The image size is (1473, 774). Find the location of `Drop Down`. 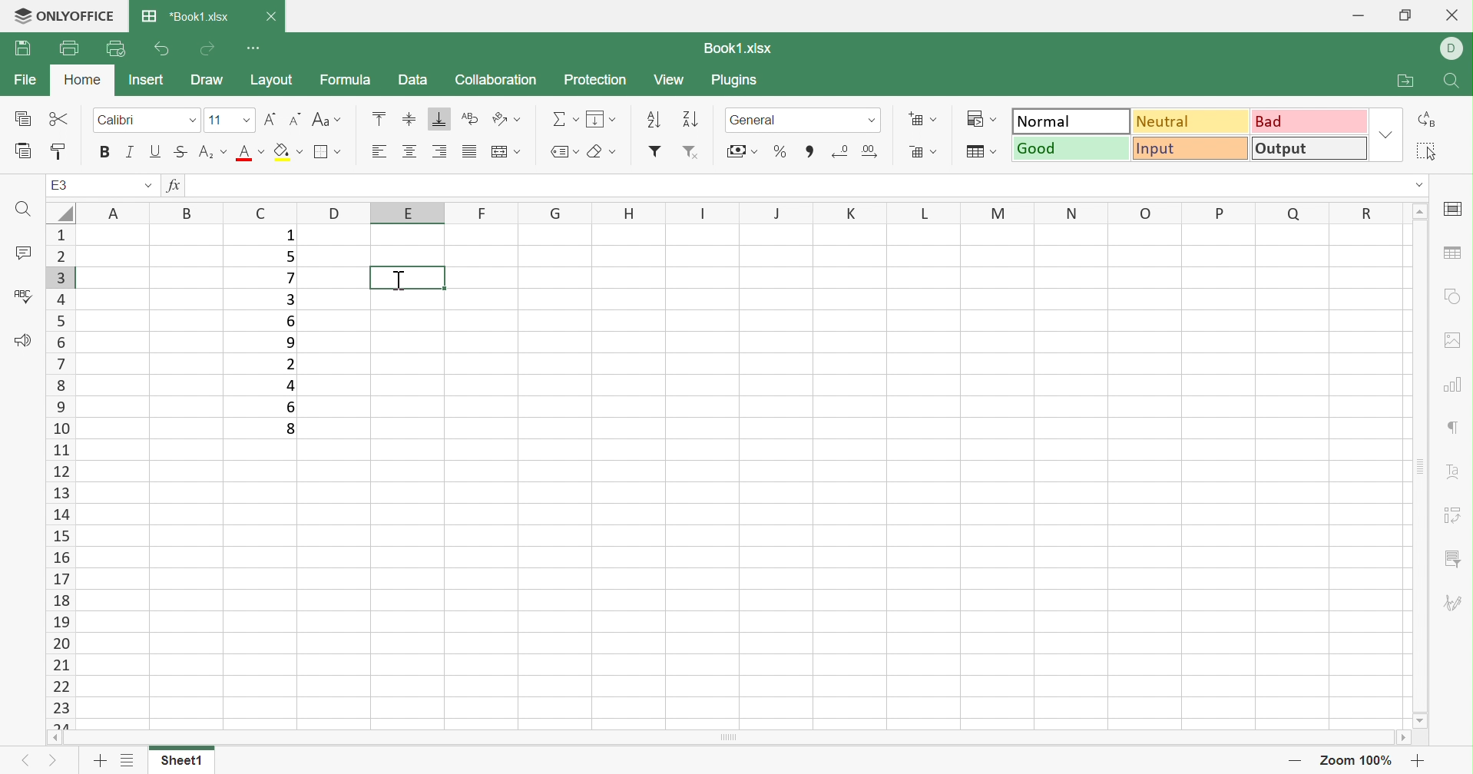

Drop Down is located at coordinates (1386, 137).